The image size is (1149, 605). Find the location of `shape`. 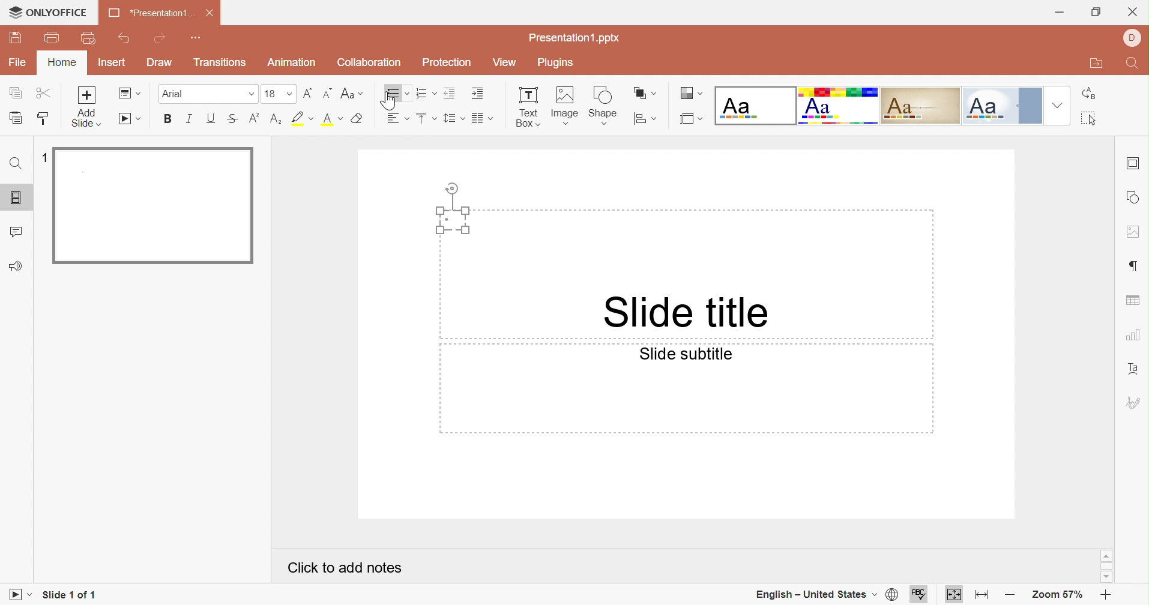

shape is located at coordinates (607, 104).